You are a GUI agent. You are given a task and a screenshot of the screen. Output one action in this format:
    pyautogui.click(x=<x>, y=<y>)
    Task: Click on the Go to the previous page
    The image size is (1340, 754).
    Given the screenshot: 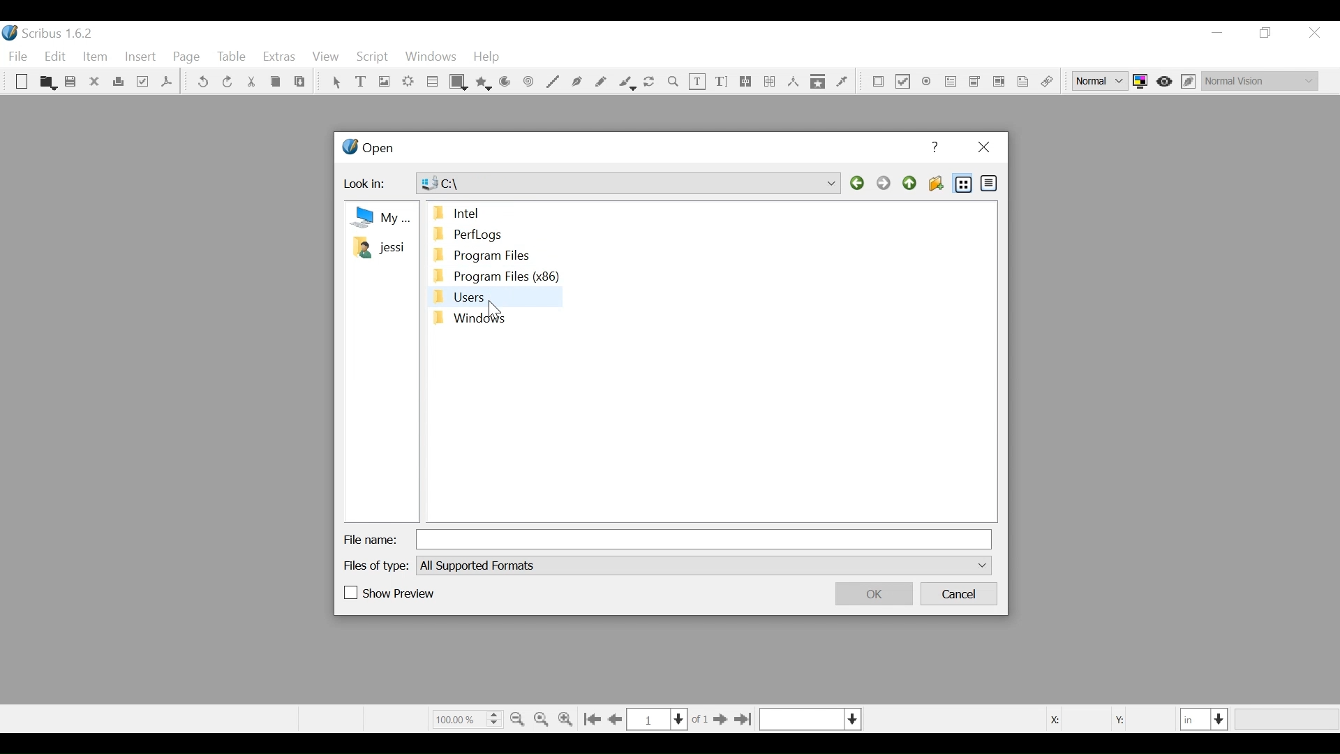 What is the action you would take?
    pyautogui.click(x=618, y=720)
    